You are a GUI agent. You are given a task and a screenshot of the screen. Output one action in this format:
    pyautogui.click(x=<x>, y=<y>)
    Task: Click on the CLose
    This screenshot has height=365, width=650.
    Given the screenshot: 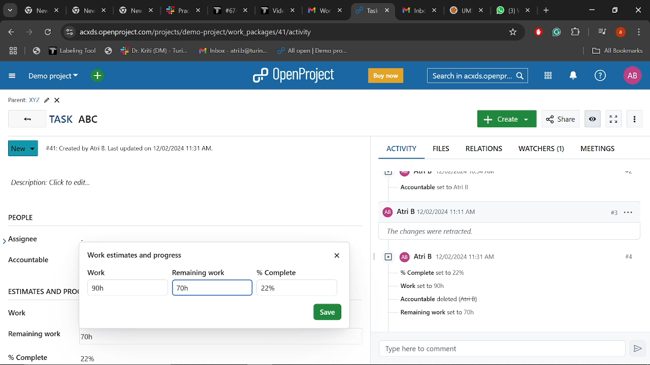 What is the action you would take?
    pyautogui.click(x=58, y=100)
    